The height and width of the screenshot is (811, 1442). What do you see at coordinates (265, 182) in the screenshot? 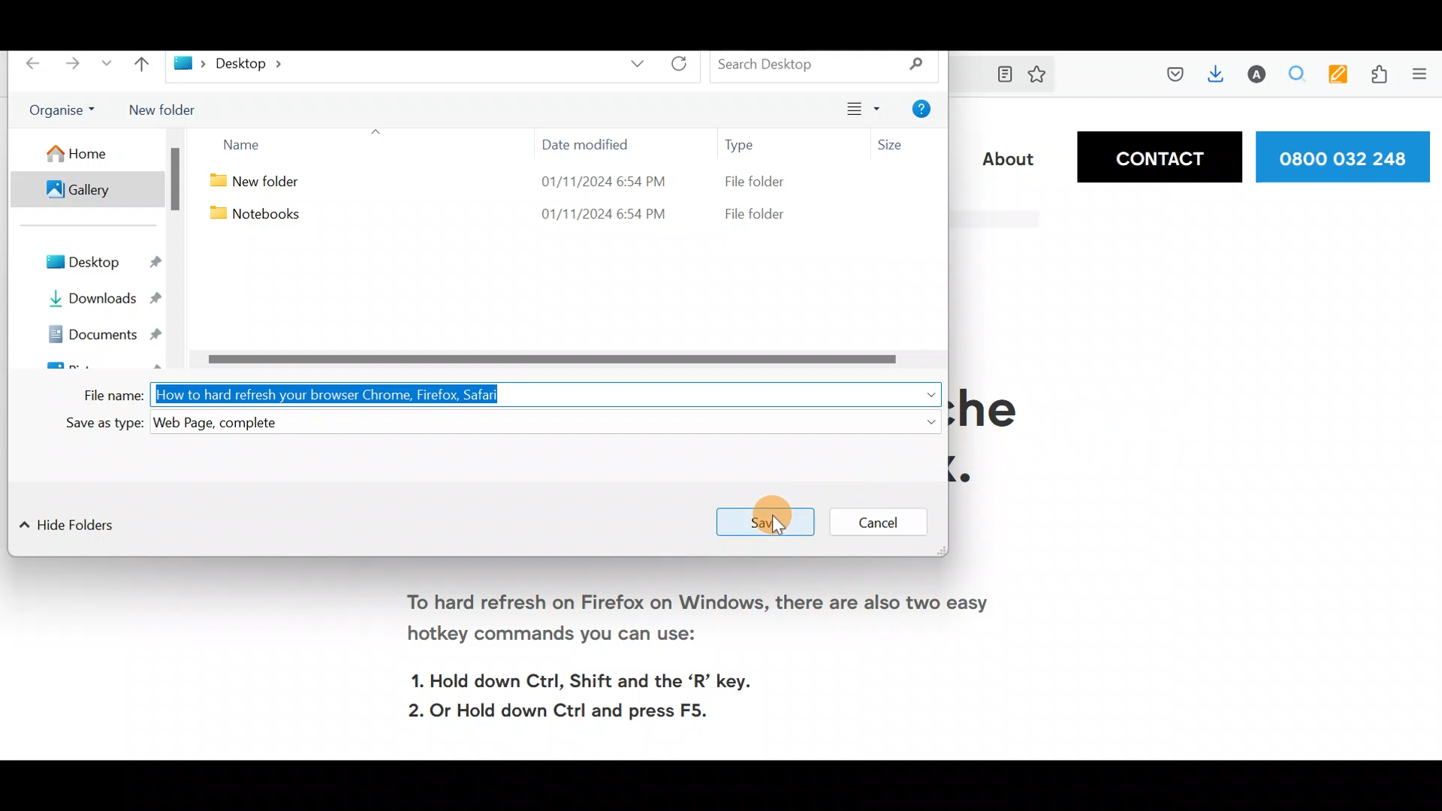
I see `New folder` at bounding box center [265, 182].